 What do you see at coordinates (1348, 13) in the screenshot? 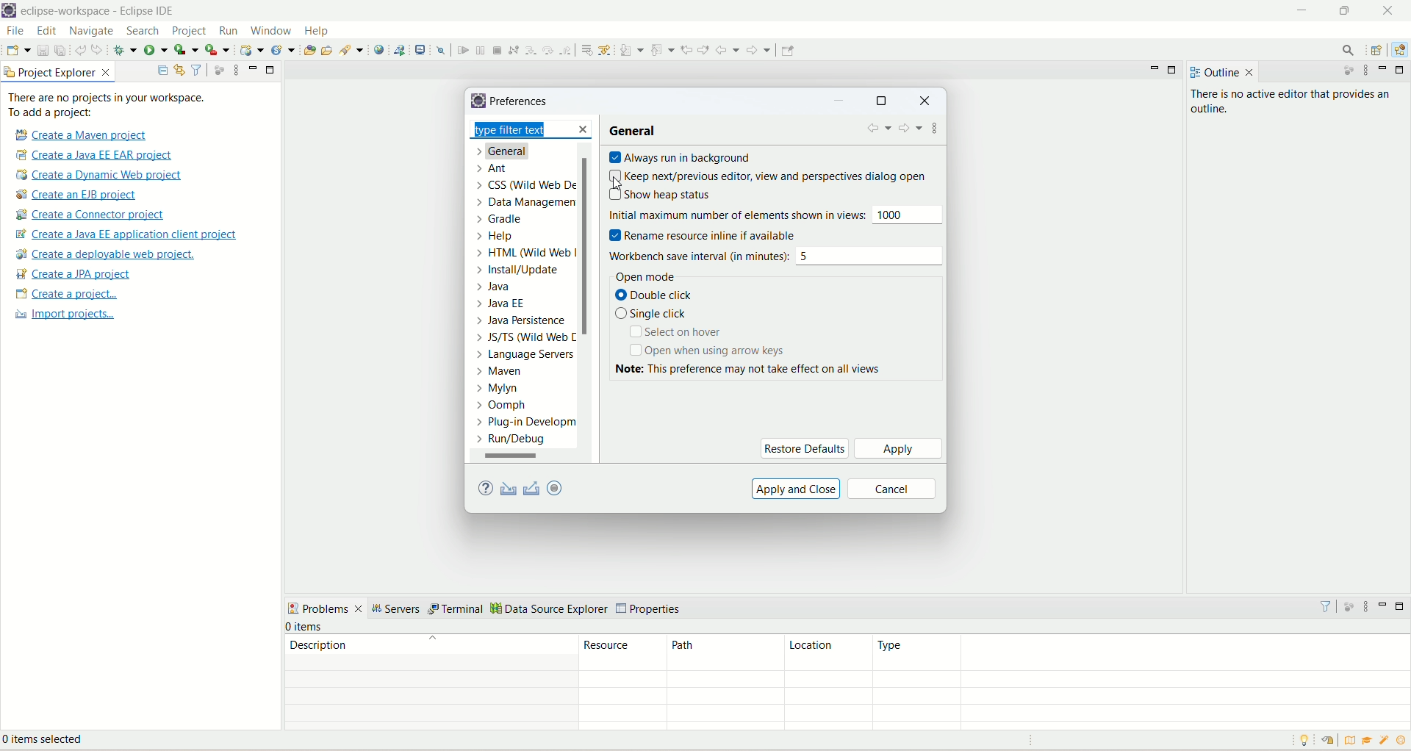
I see `maximize` at bounding box center [1348, 13].